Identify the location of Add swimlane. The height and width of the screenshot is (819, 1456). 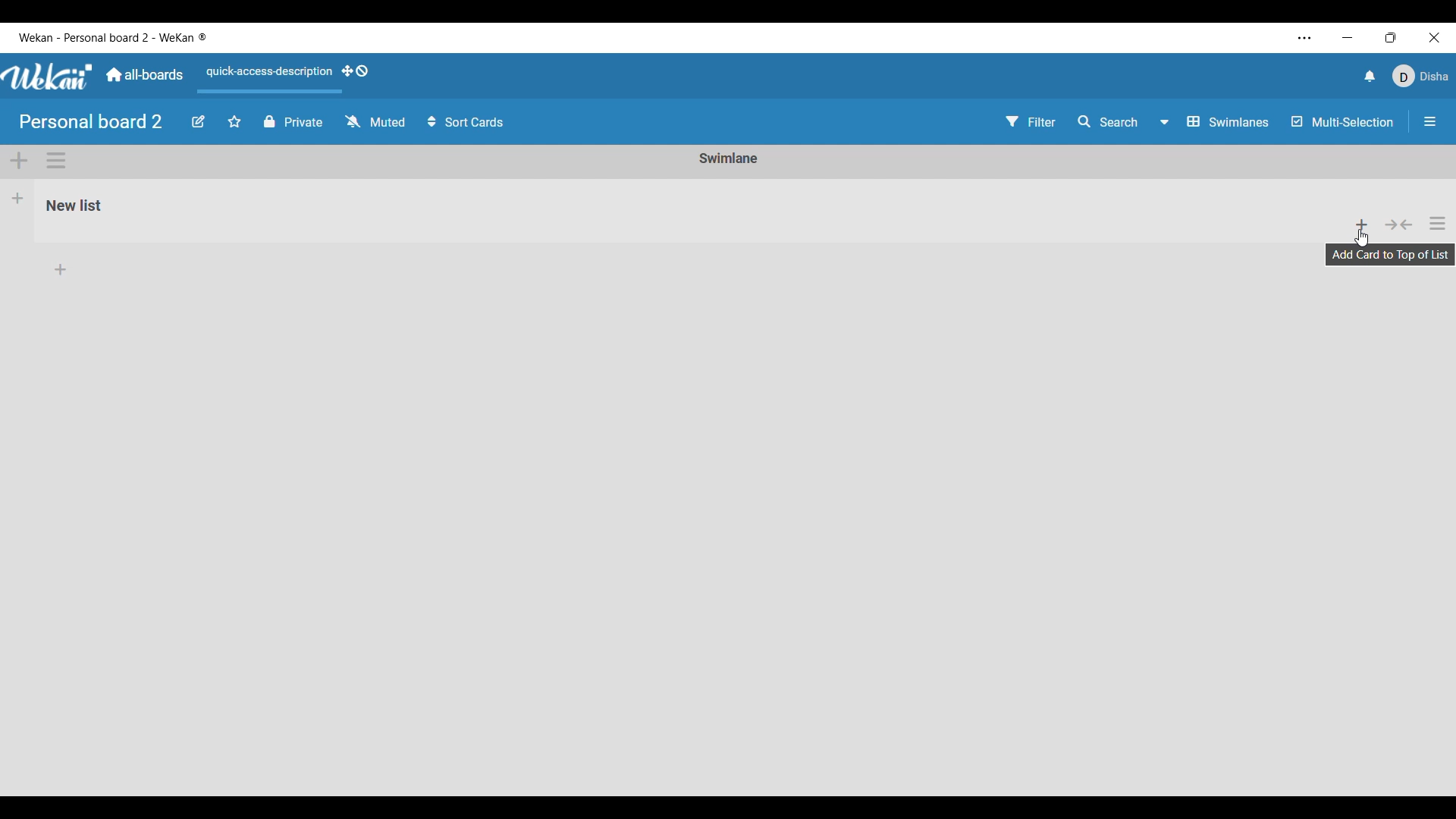
(20, 162).